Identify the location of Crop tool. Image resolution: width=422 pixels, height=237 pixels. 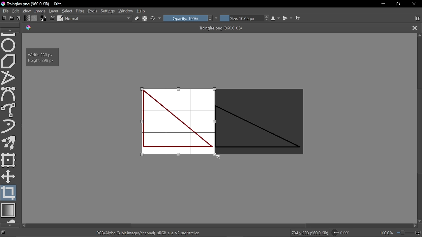
(9, 193).